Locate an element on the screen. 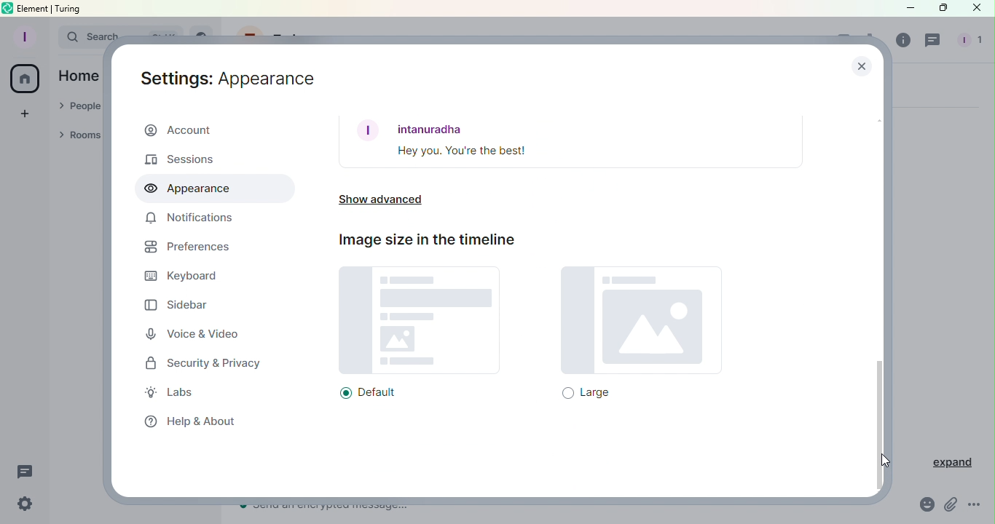 The height and width of the screenshot is (524, 995). Close is located at coordinates (977, 11).